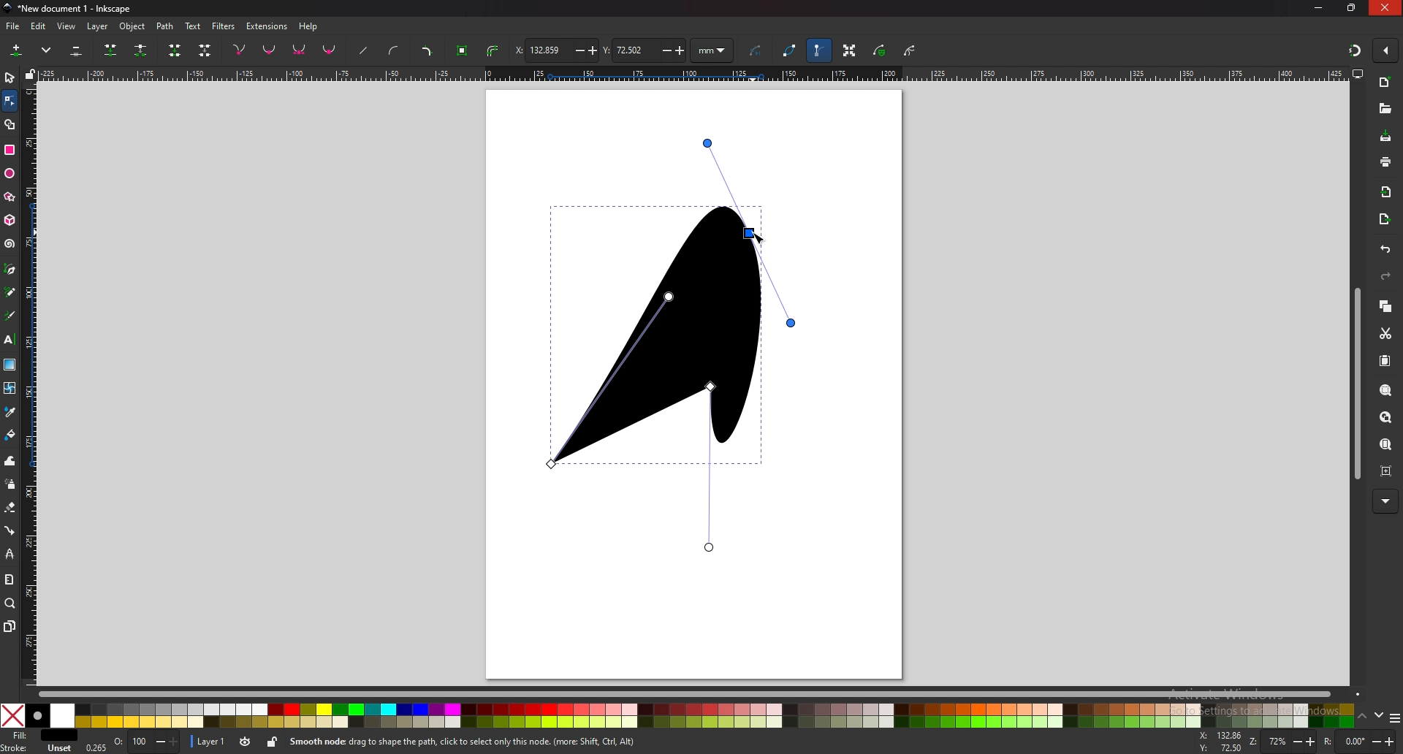  I want to click on selector, so click(9, 77).